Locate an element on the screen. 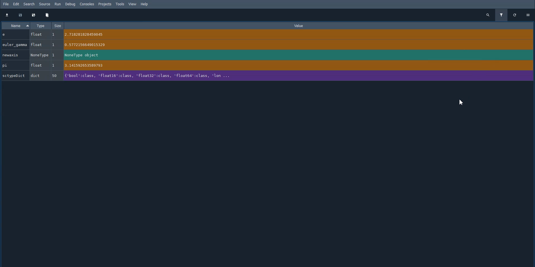  1 is located at coordinates (55, 45).